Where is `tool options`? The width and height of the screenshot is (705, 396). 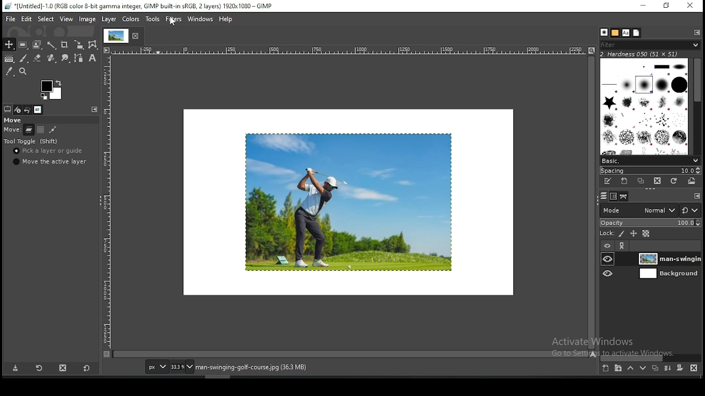 tool options is located at coordinates (8, 109).